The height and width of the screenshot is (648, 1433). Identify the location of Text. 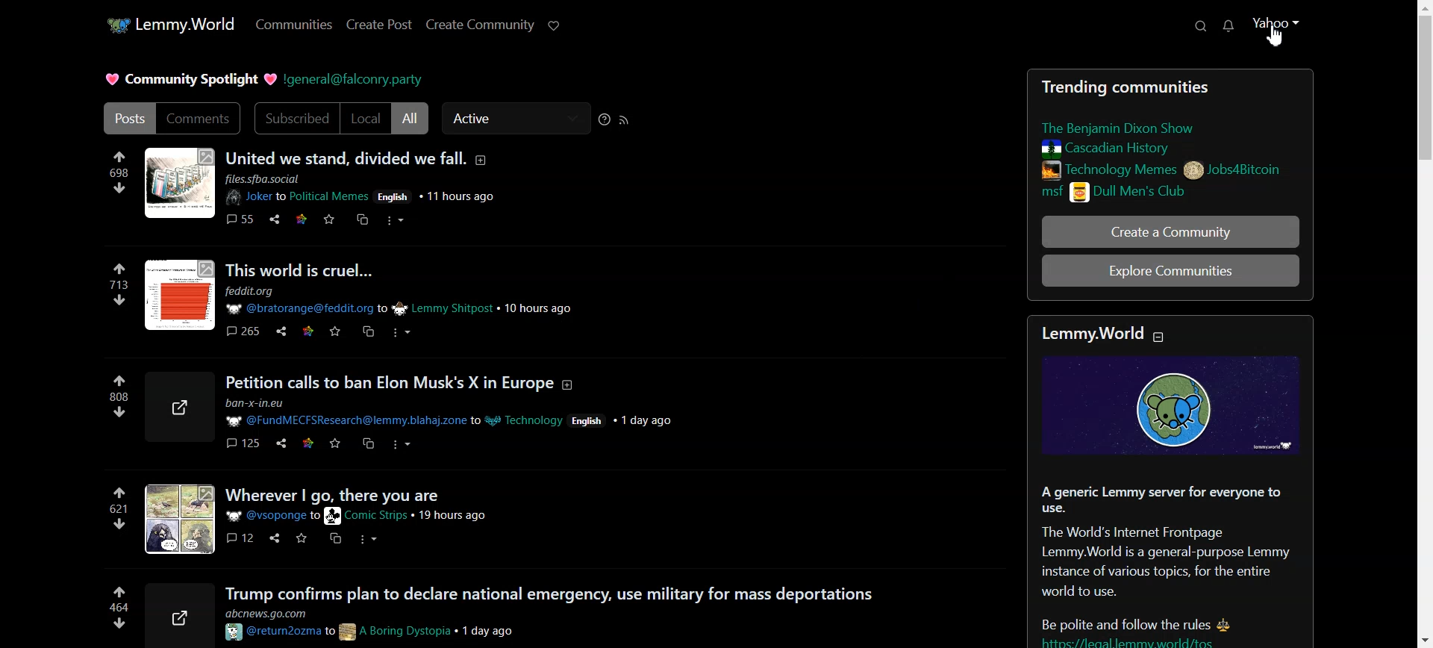
(190, 80).